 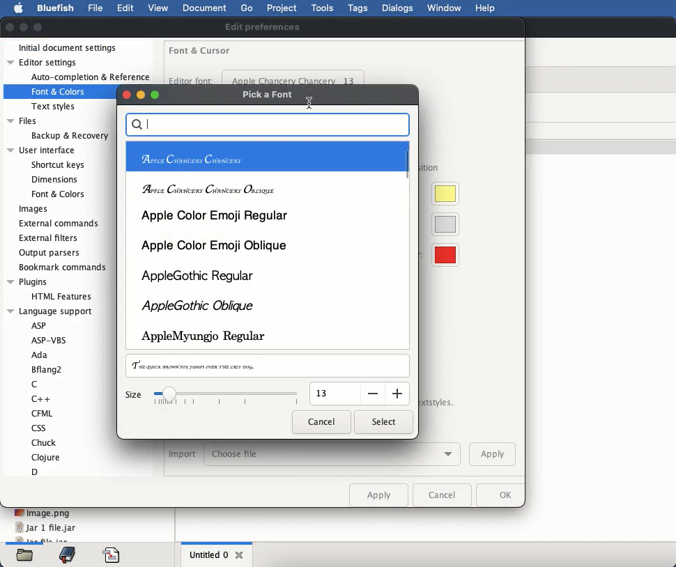 I want to click on select, so click(x=383, y=420).